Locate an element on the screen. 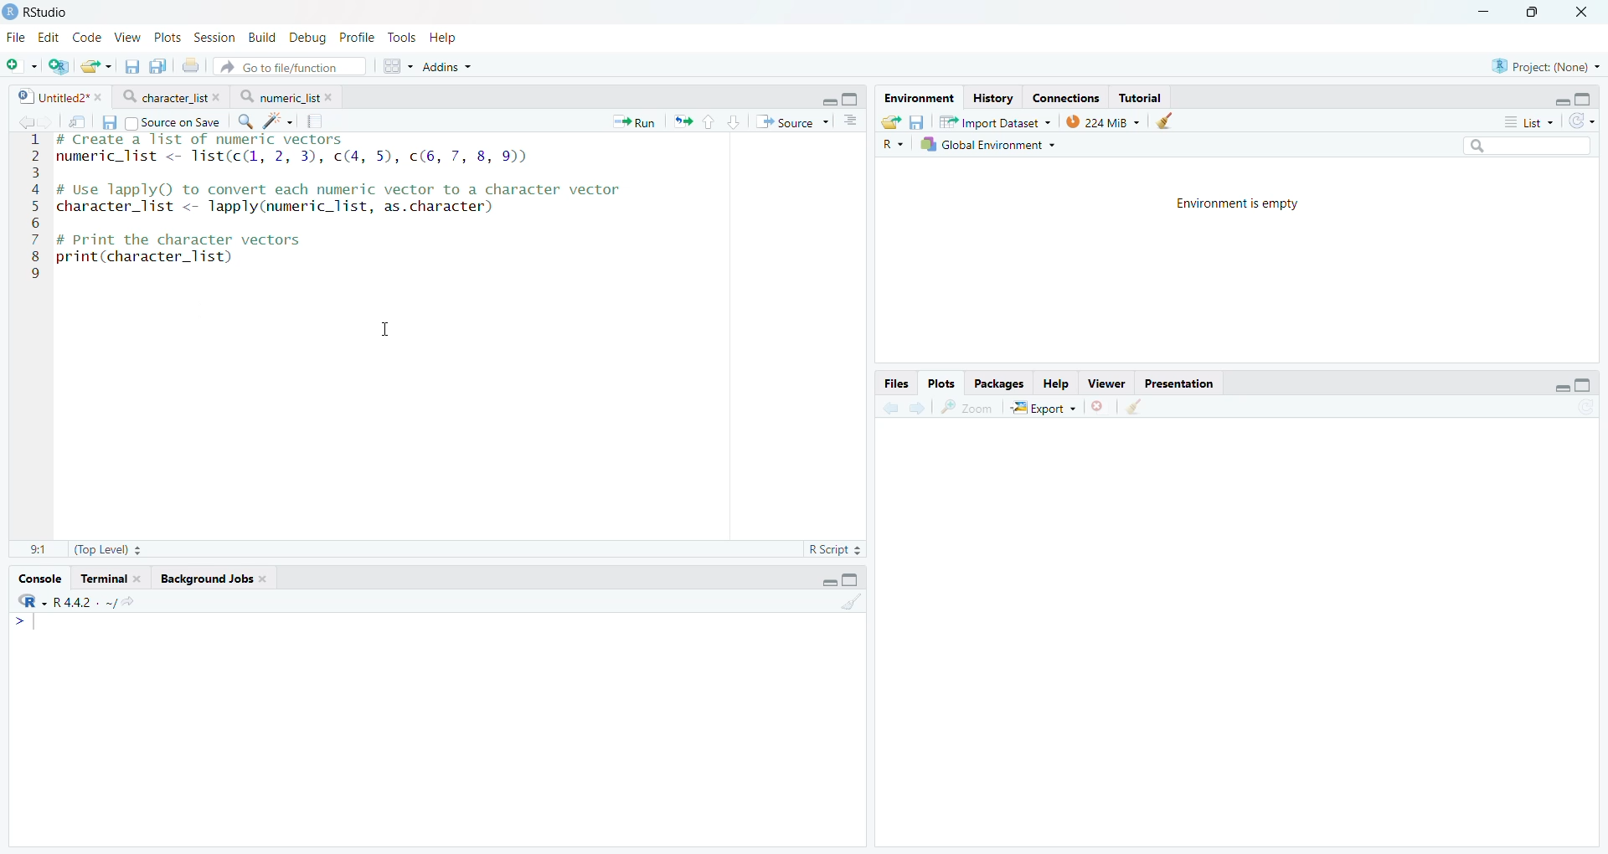 The image size is (1608, 854). Hide is located at coordinates (828, 101).